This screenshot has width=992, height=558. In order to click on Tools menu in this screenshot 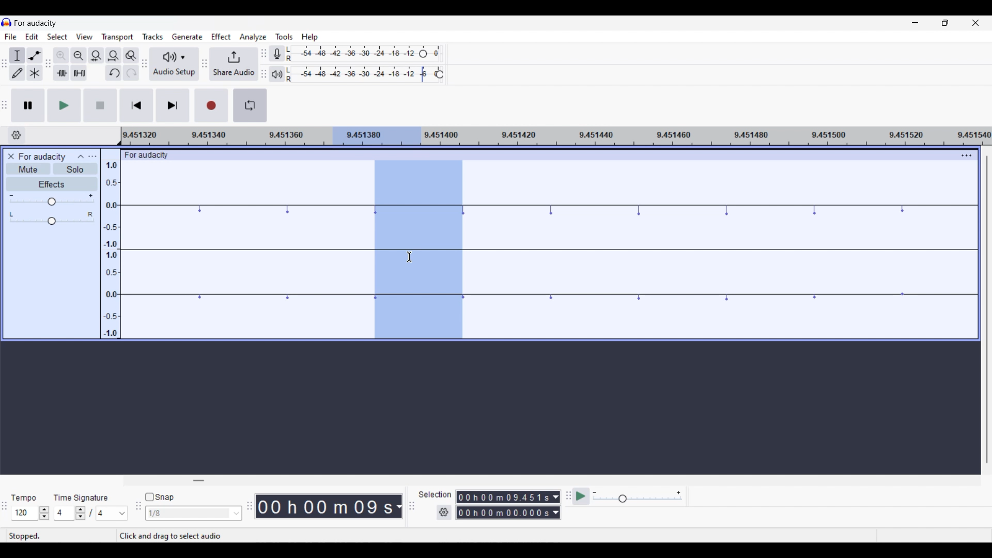, I will do `click(284, 37)`.